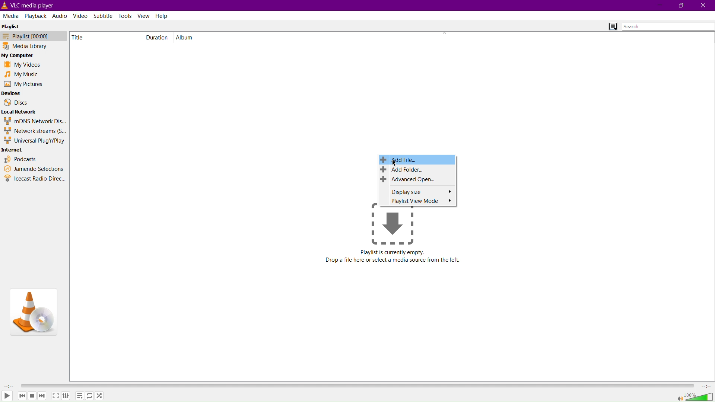 This screenshot has width=715, height=402. Describe the element at coordinates (417, 201) in the screenshot. I see `Playlist View Mode` at that location.